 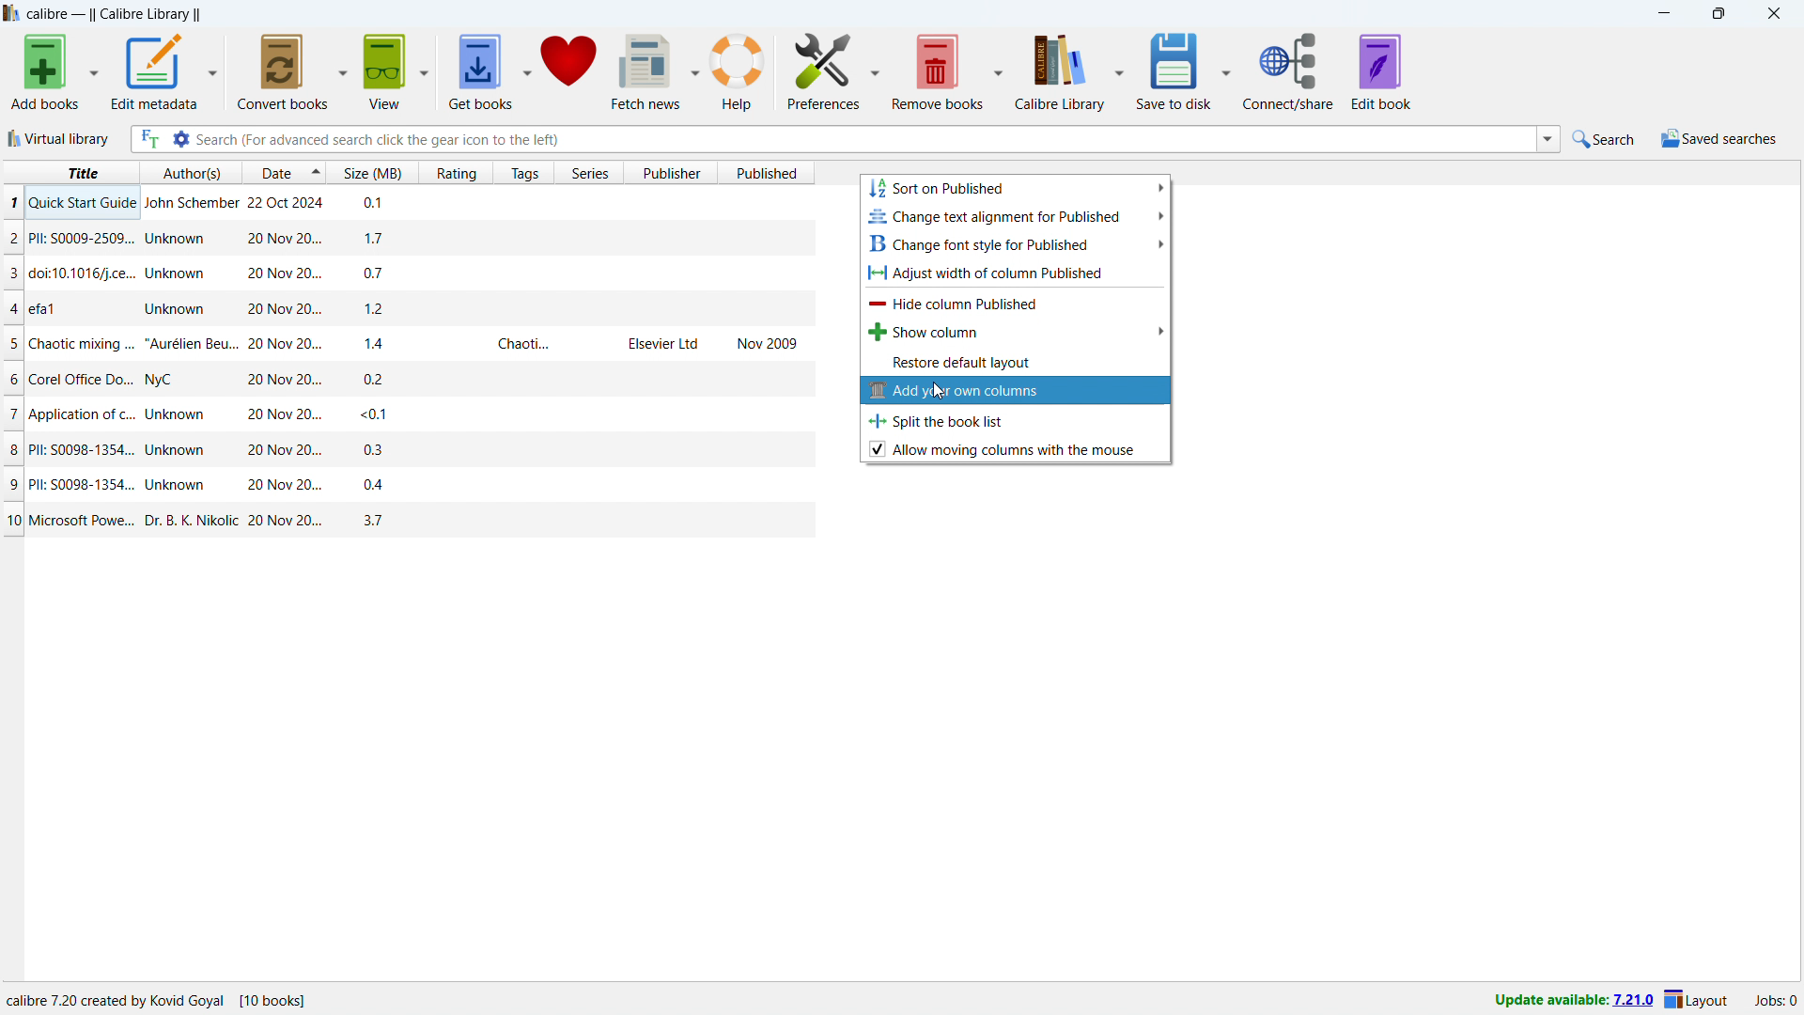 What do you see at coordinates (384, 72) in the screenshot?
I see `view` at bounding box center [384, 72].